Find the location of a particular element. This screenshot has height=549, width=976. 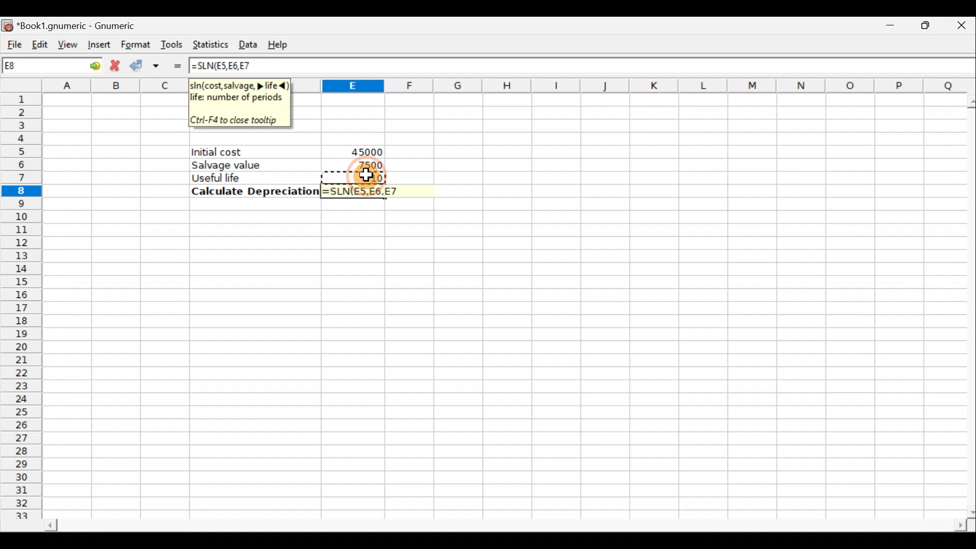

Initial cost is located at coordinates (256, 152).